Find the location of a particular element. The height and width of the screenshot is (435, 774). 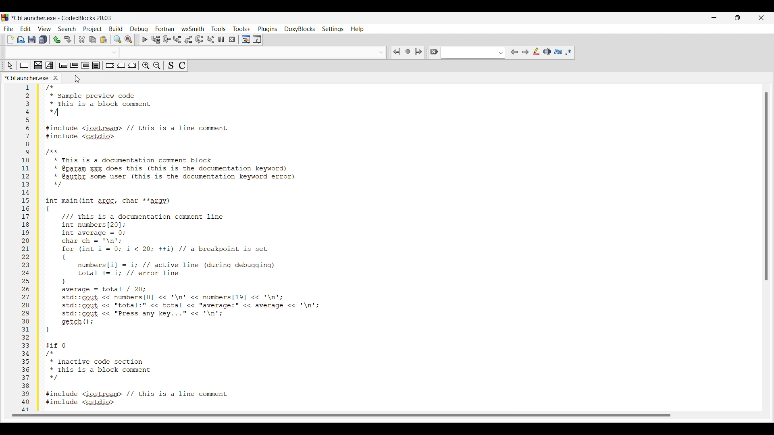

Instruction is located at coordinates (24, 65).